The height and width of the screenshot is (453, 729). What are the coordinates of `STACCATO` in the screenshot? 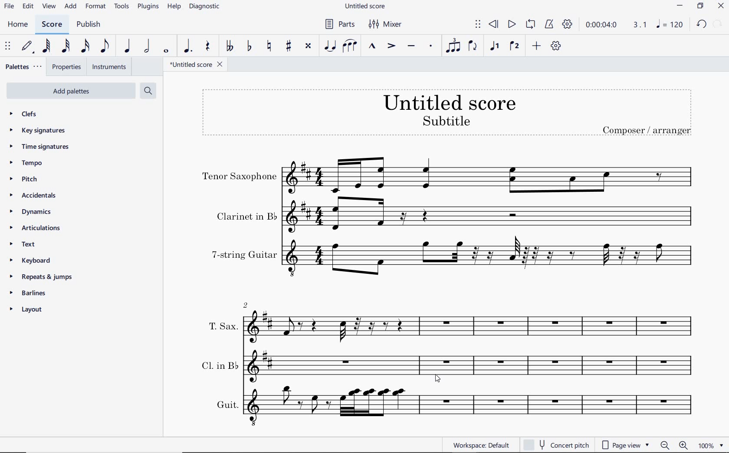 It's located at (431, 47).